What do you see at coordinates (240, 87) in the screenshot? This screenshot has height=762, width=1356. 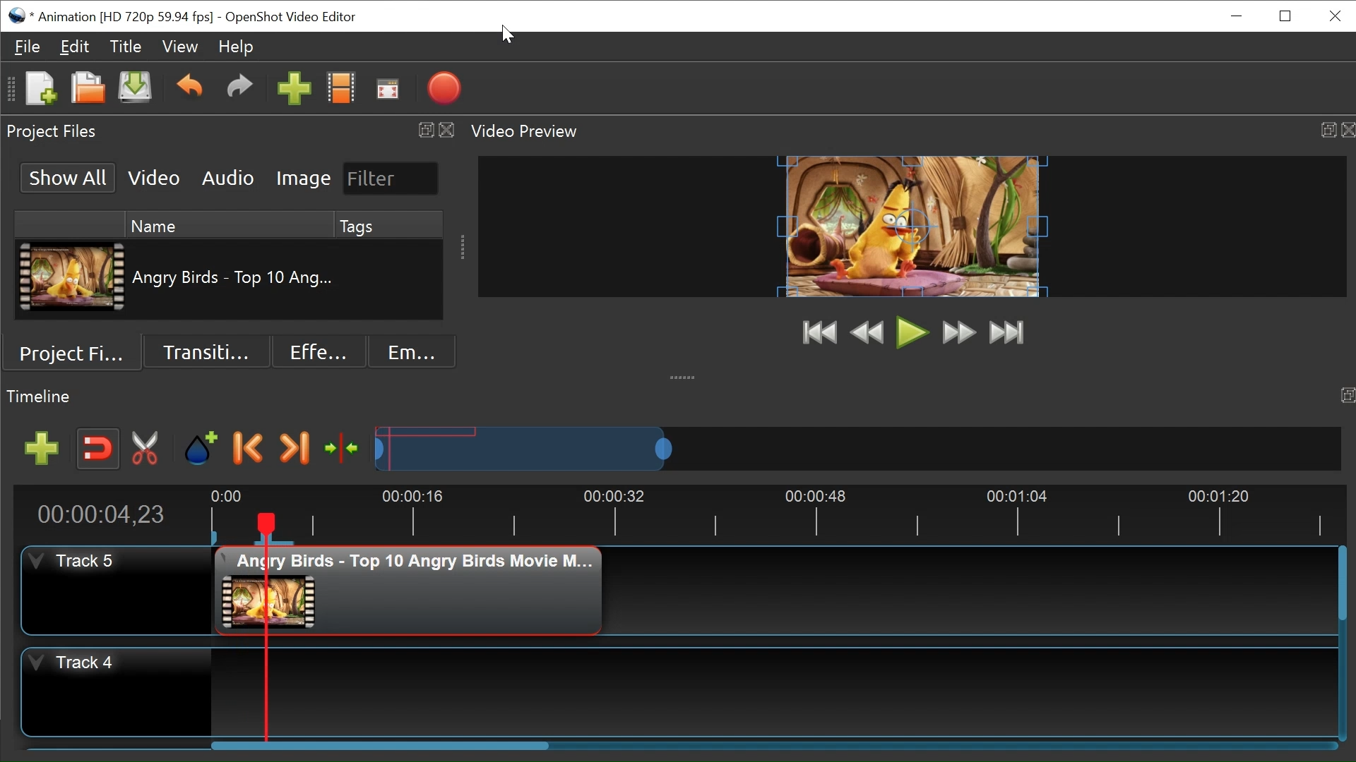 I see `Redo` at bounding box center [240, 87].